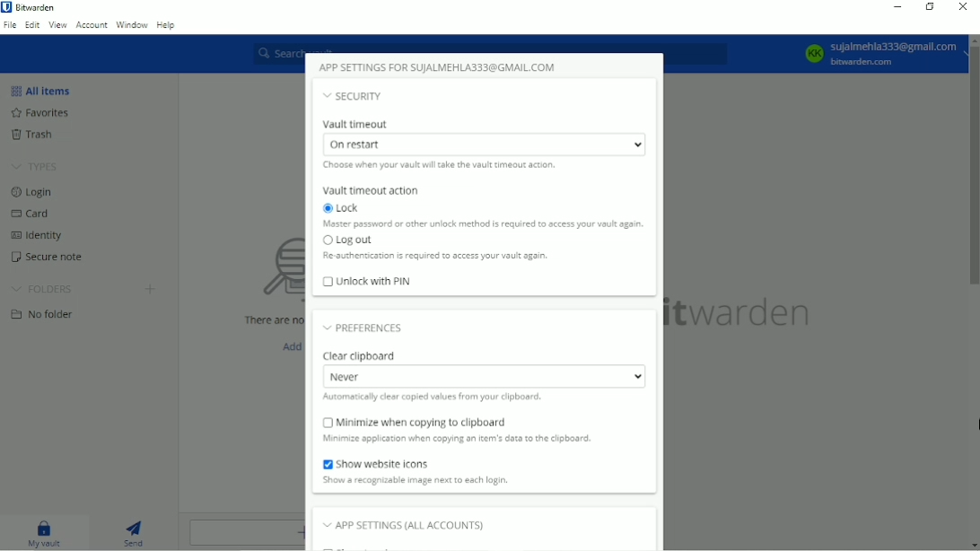  I want to click on App settings (all accounts), so click(403, 527).